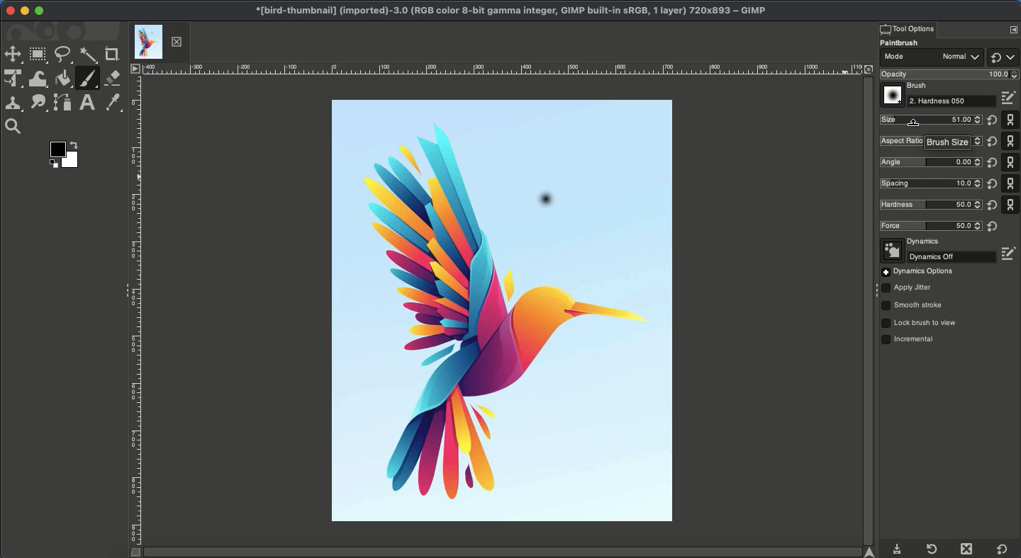 The height and width of the screenshot is (558, 1021). What do you see at coordinates (67, 154) in the screenshot?
I see `Color` at bounding box center [67, 154].